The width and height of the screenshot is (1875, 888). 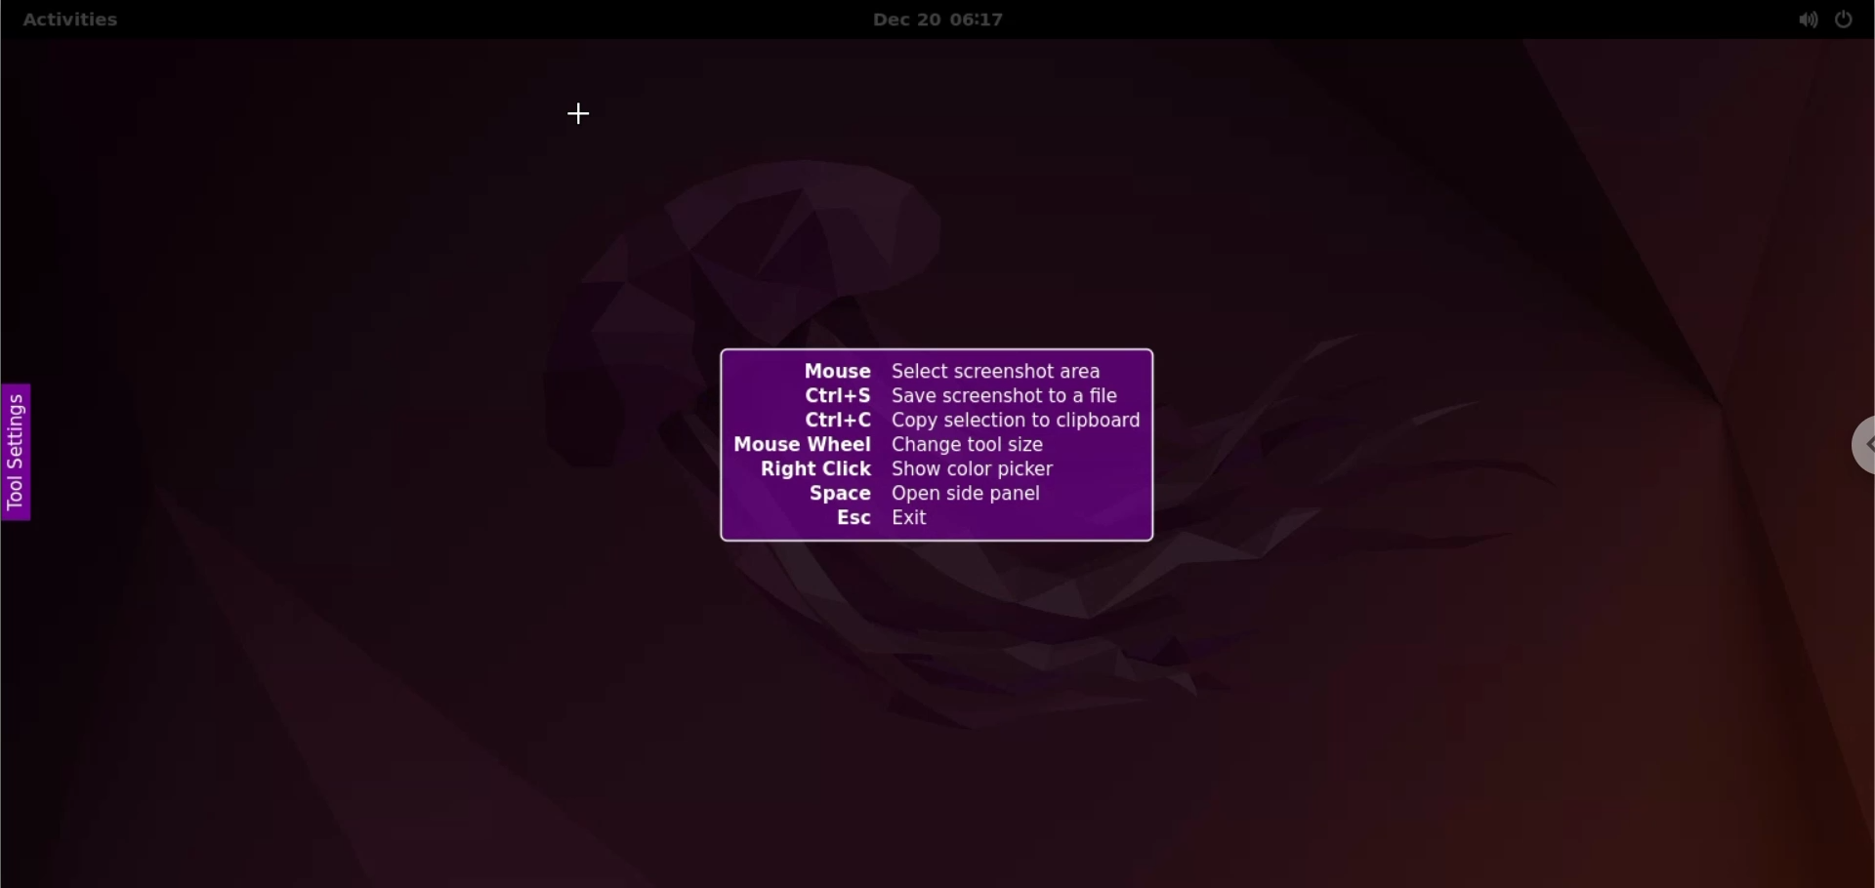 What do you see at coordinates (69, 22) in the screenshot?
I see `activities` at bounding box center [69, 22].